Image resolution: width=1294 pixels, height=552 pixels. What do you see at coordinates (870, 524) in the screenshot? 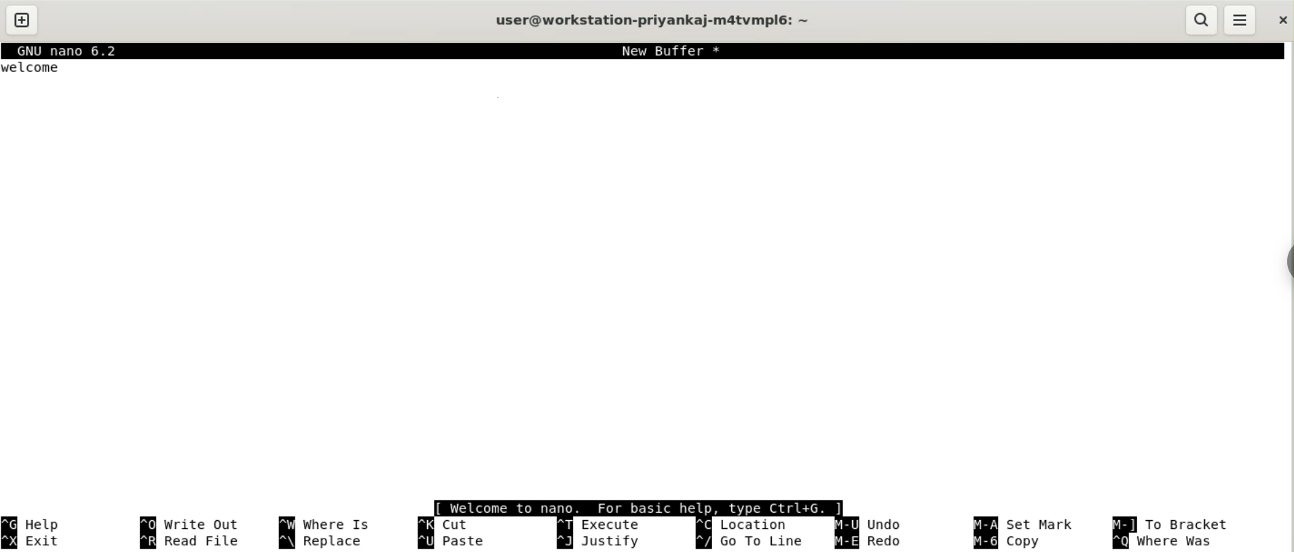
I see `undo` at bounding box center [870, 524].